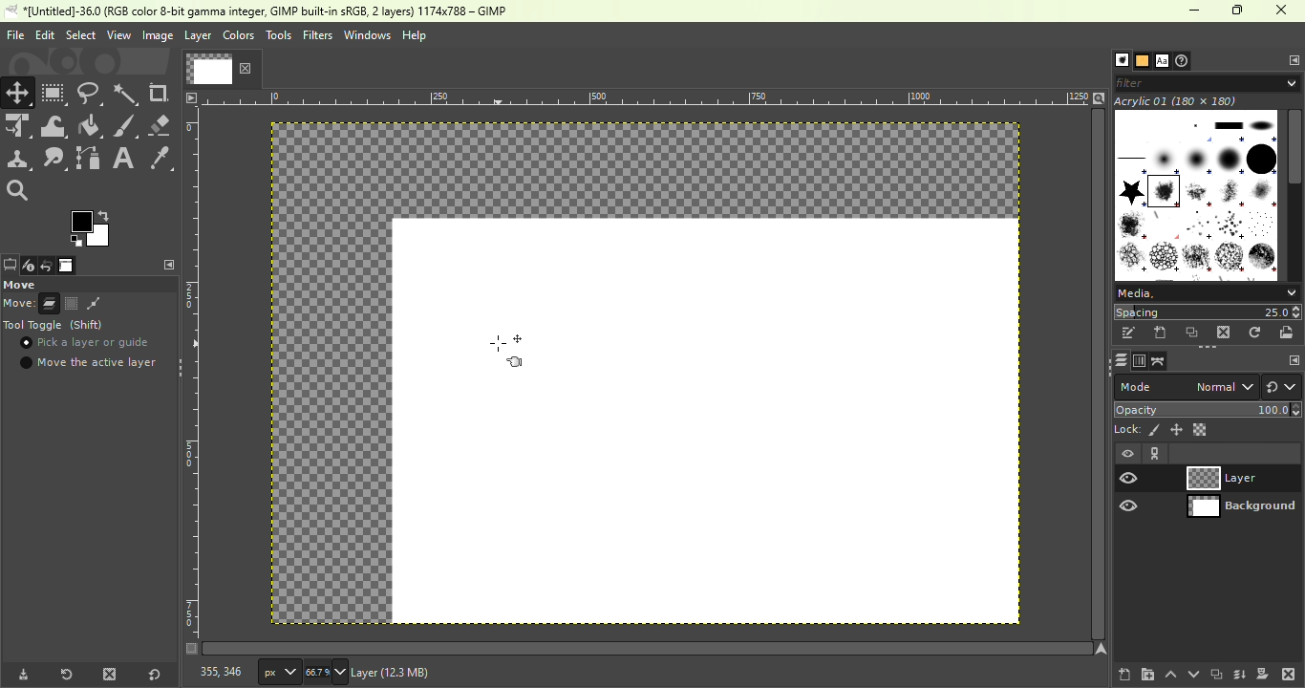 The image size is (1305, 688). Describe the element at coordinates (1128, 333) in the screenshot. I see `Edit this brush` at that location.